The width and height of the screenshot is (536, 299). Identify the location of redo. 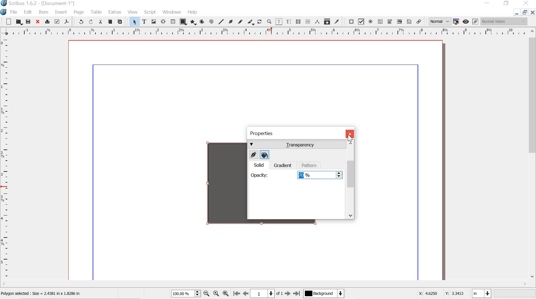
(92, 22).